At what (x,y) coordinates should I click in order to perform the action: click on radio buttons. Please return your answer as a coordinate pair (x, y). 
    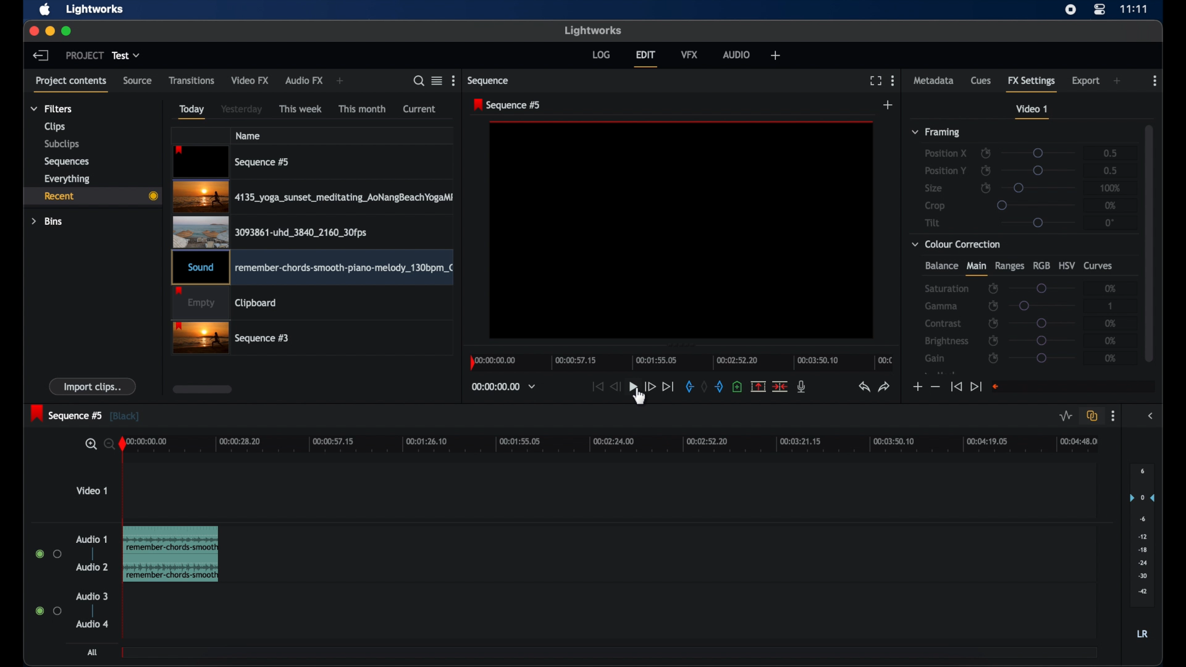
    Looking at the image, I should click on (49, 553).